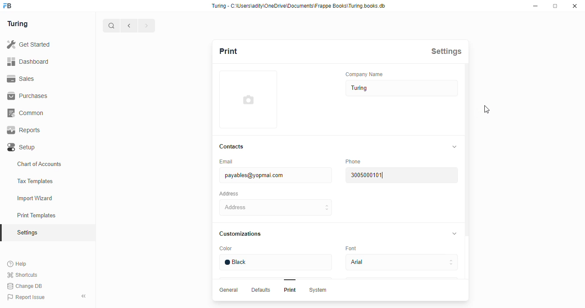  Describe the element at coordinates (39, 198) in the screenshot. I see `Import Wizard` at that location.